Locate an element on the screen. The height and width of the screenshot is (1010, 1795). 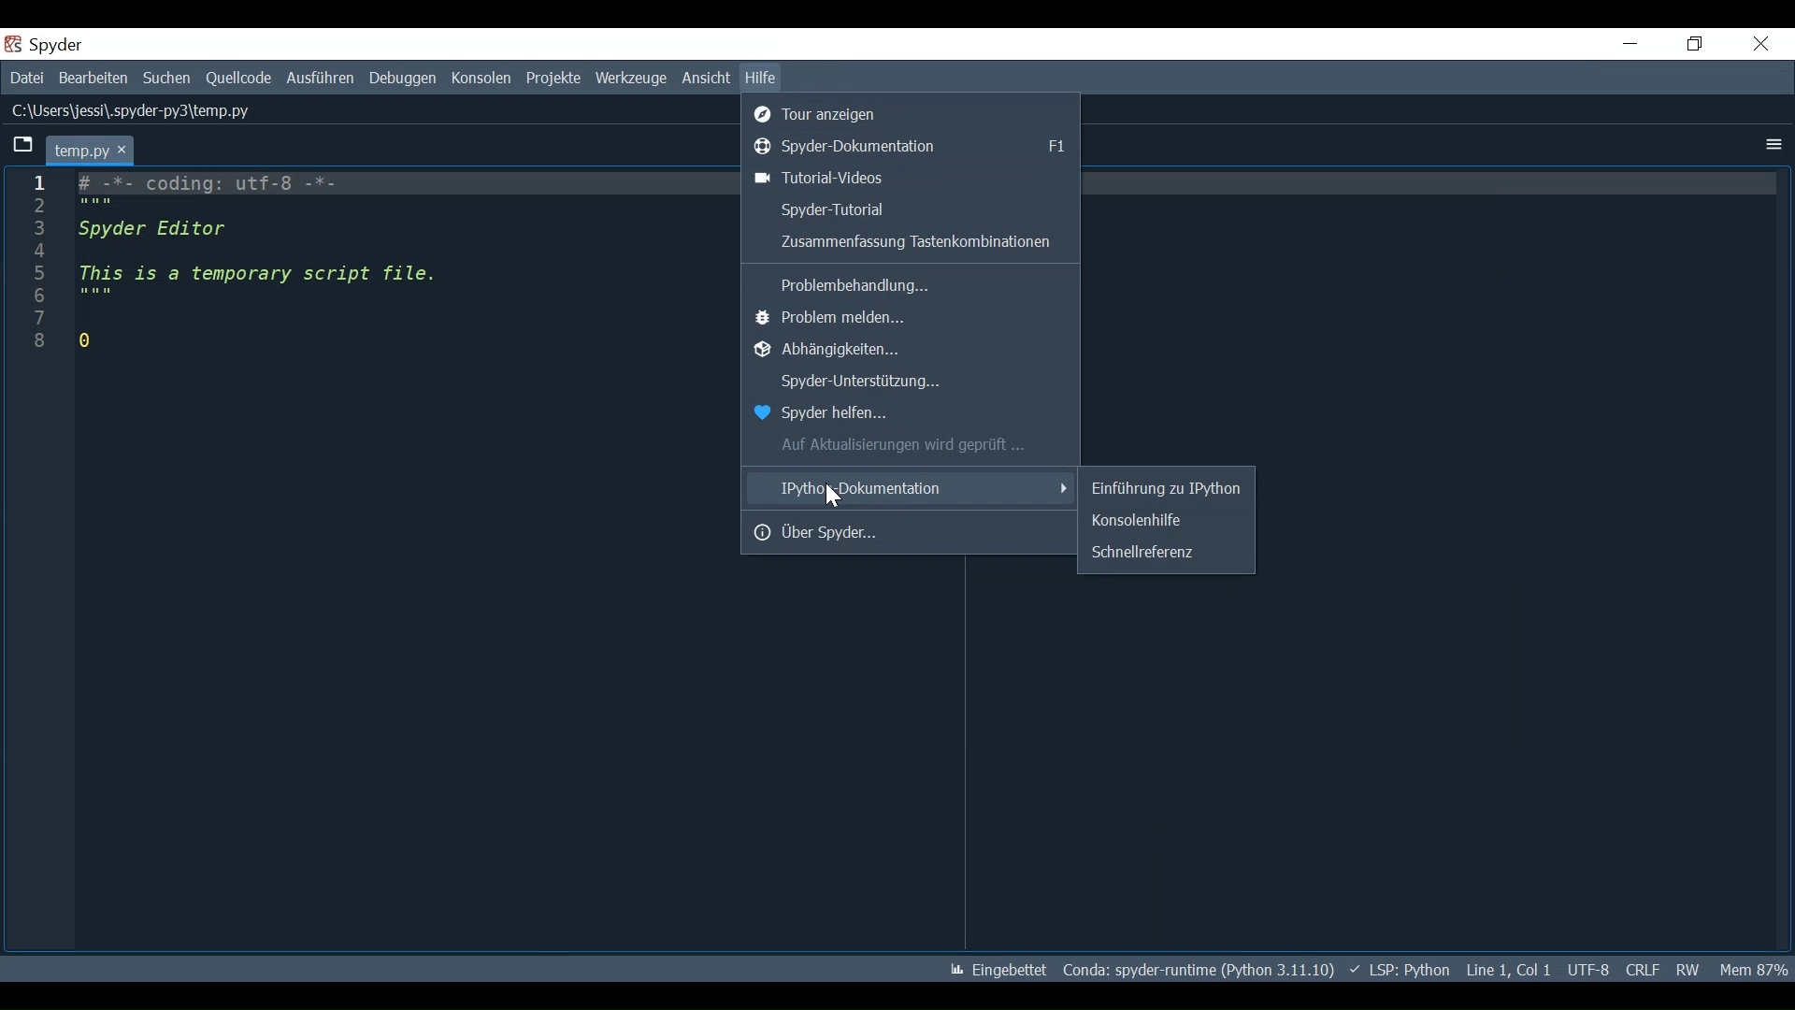
Browse Tab is located at coordinates (21, 147).